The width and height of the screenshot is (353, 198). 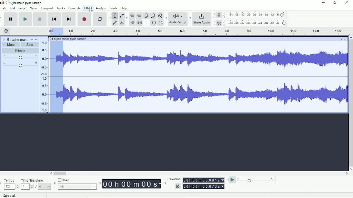 What do you see at coordinates (127, 19) in the screenshot?
I see `Audacity edit toolbar` at bounding box center [127, 19].